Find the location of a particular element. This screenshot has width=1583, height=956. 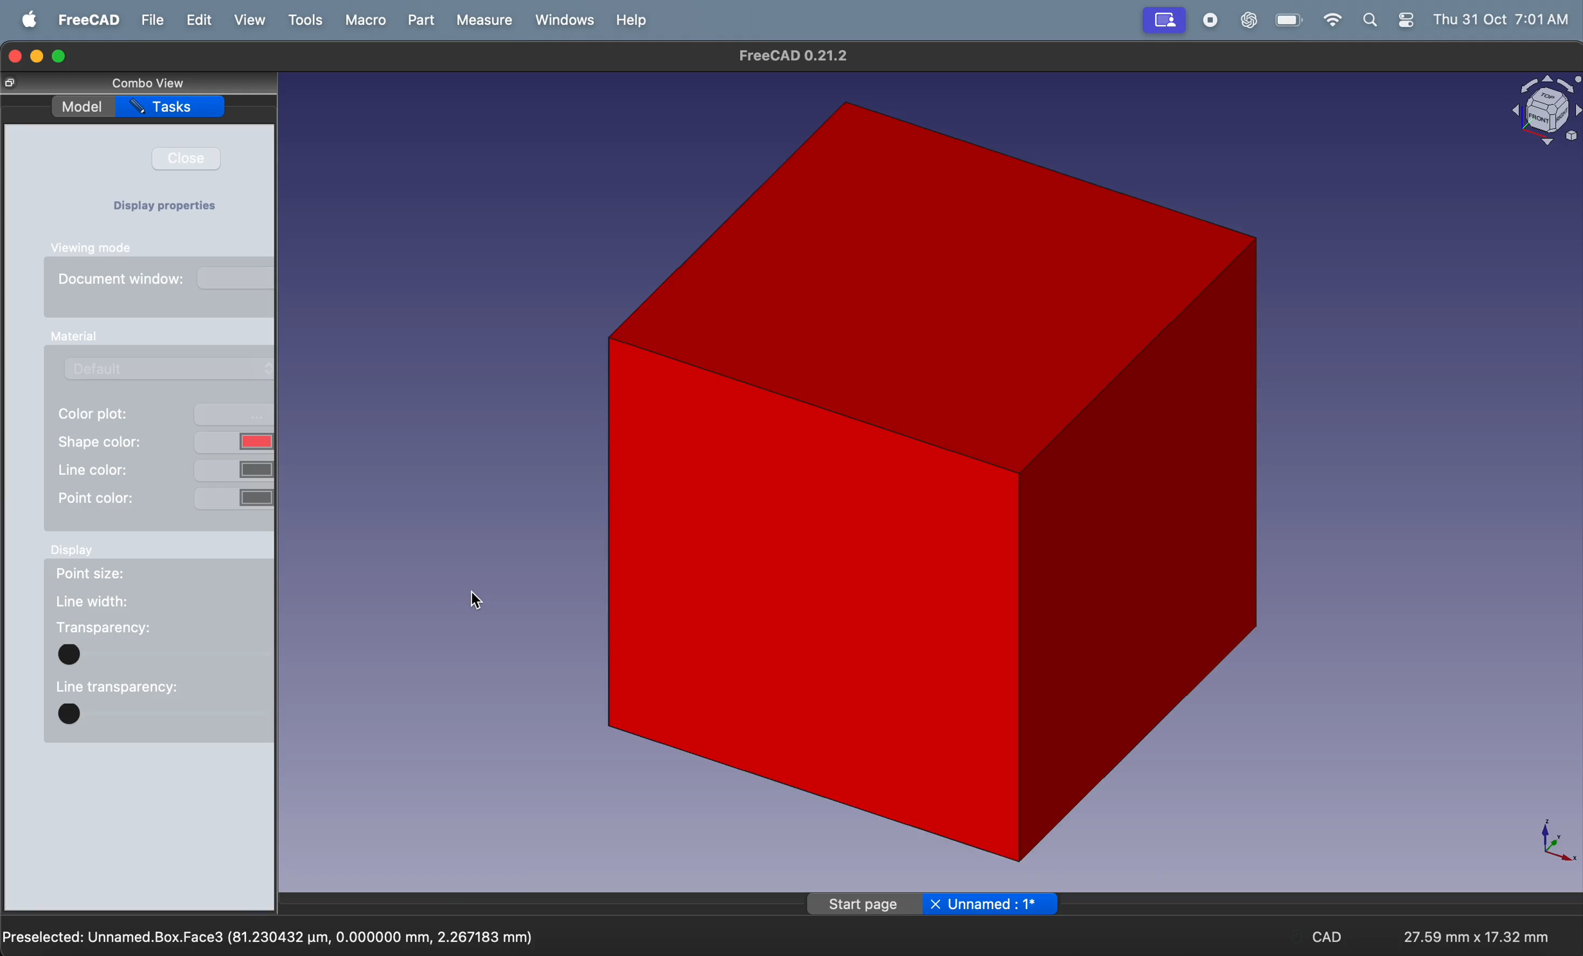

freecad is located at coordinates (87, 21).